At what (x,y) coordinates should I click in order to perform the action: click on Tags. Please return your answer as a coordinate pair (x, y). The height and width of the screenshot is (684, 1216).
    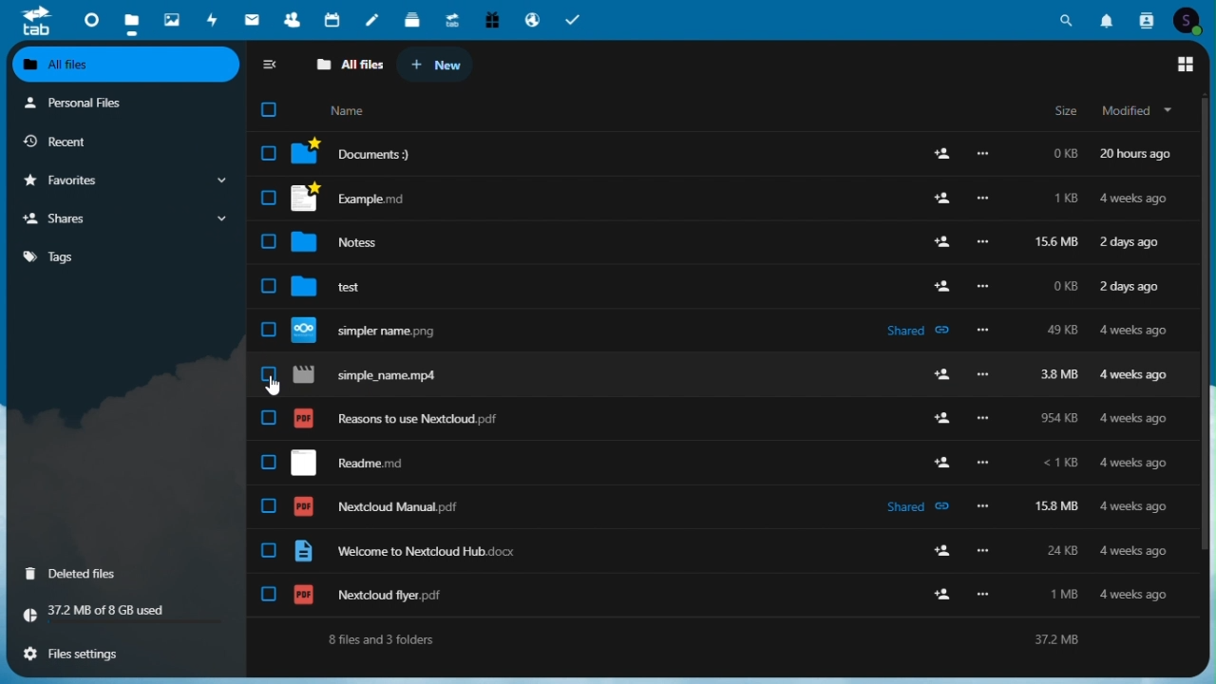
    Looking at the image, I should click on (122, 256).